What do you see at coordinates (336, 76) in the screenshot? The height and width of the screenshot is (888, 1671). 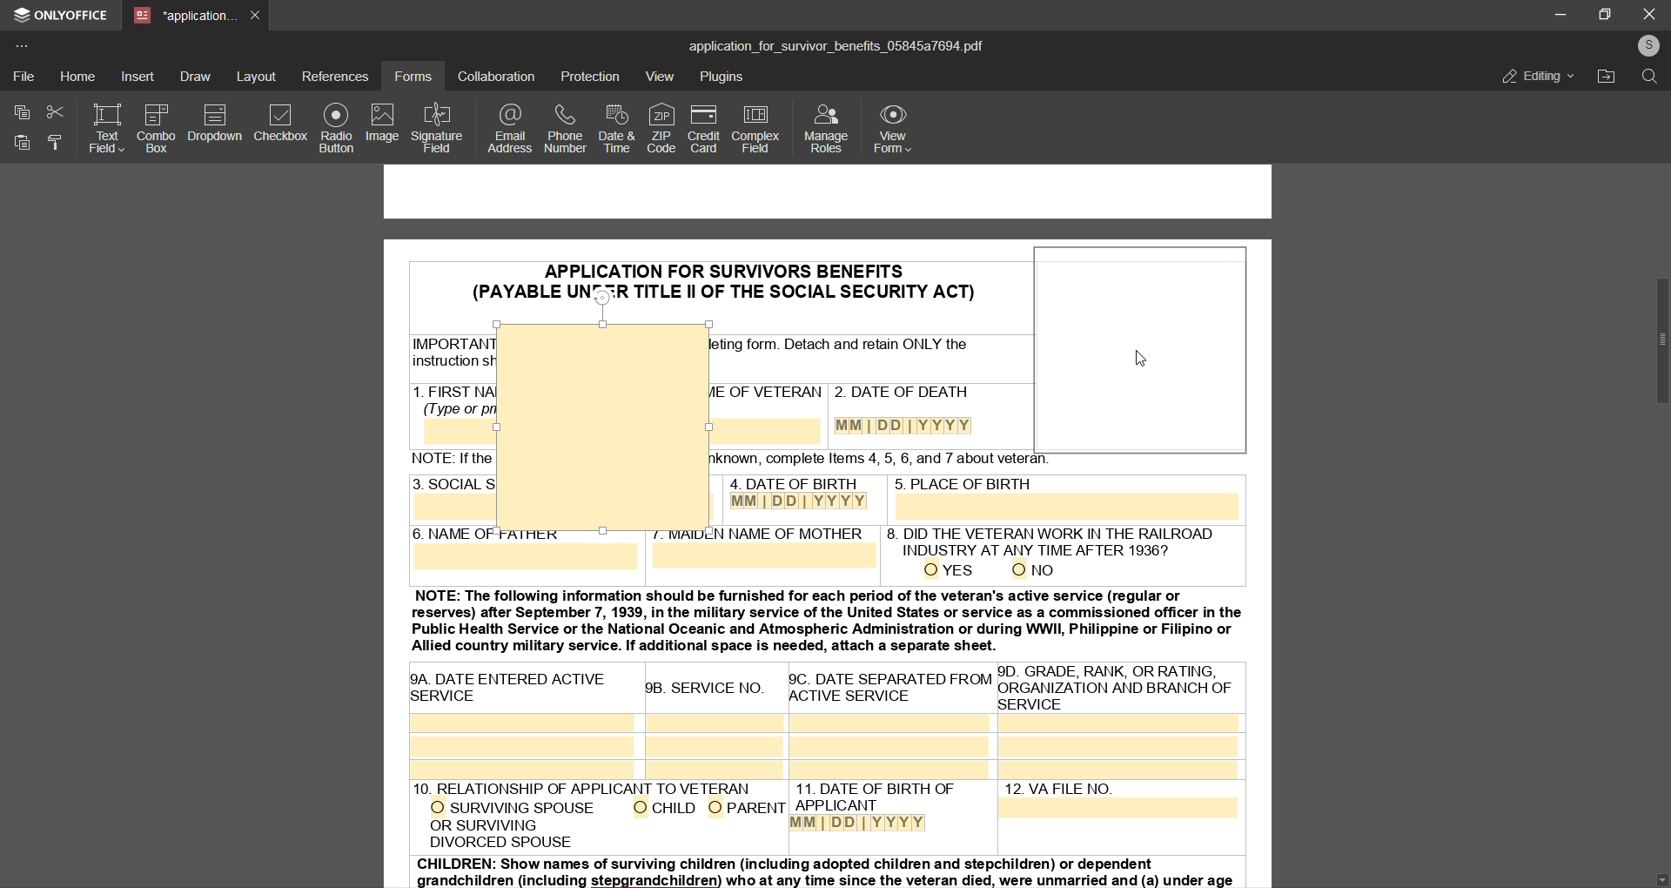 I see `references` at bounding box center [336, 76].